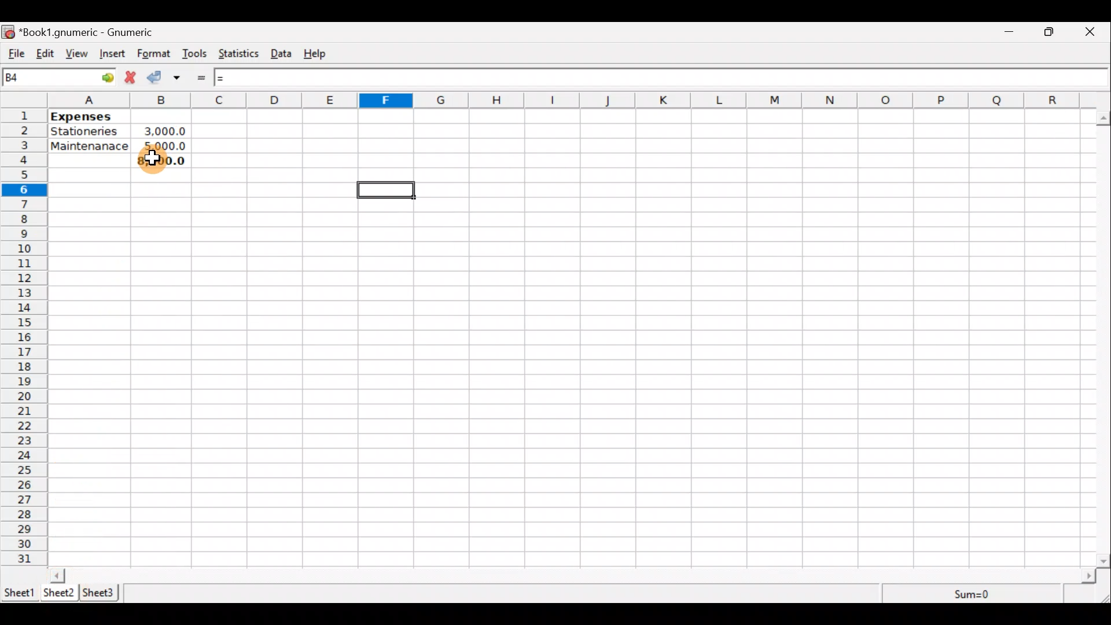 This screenshot has height=625, width=1111. I want to click on Sheet 2, so click(60, 593).